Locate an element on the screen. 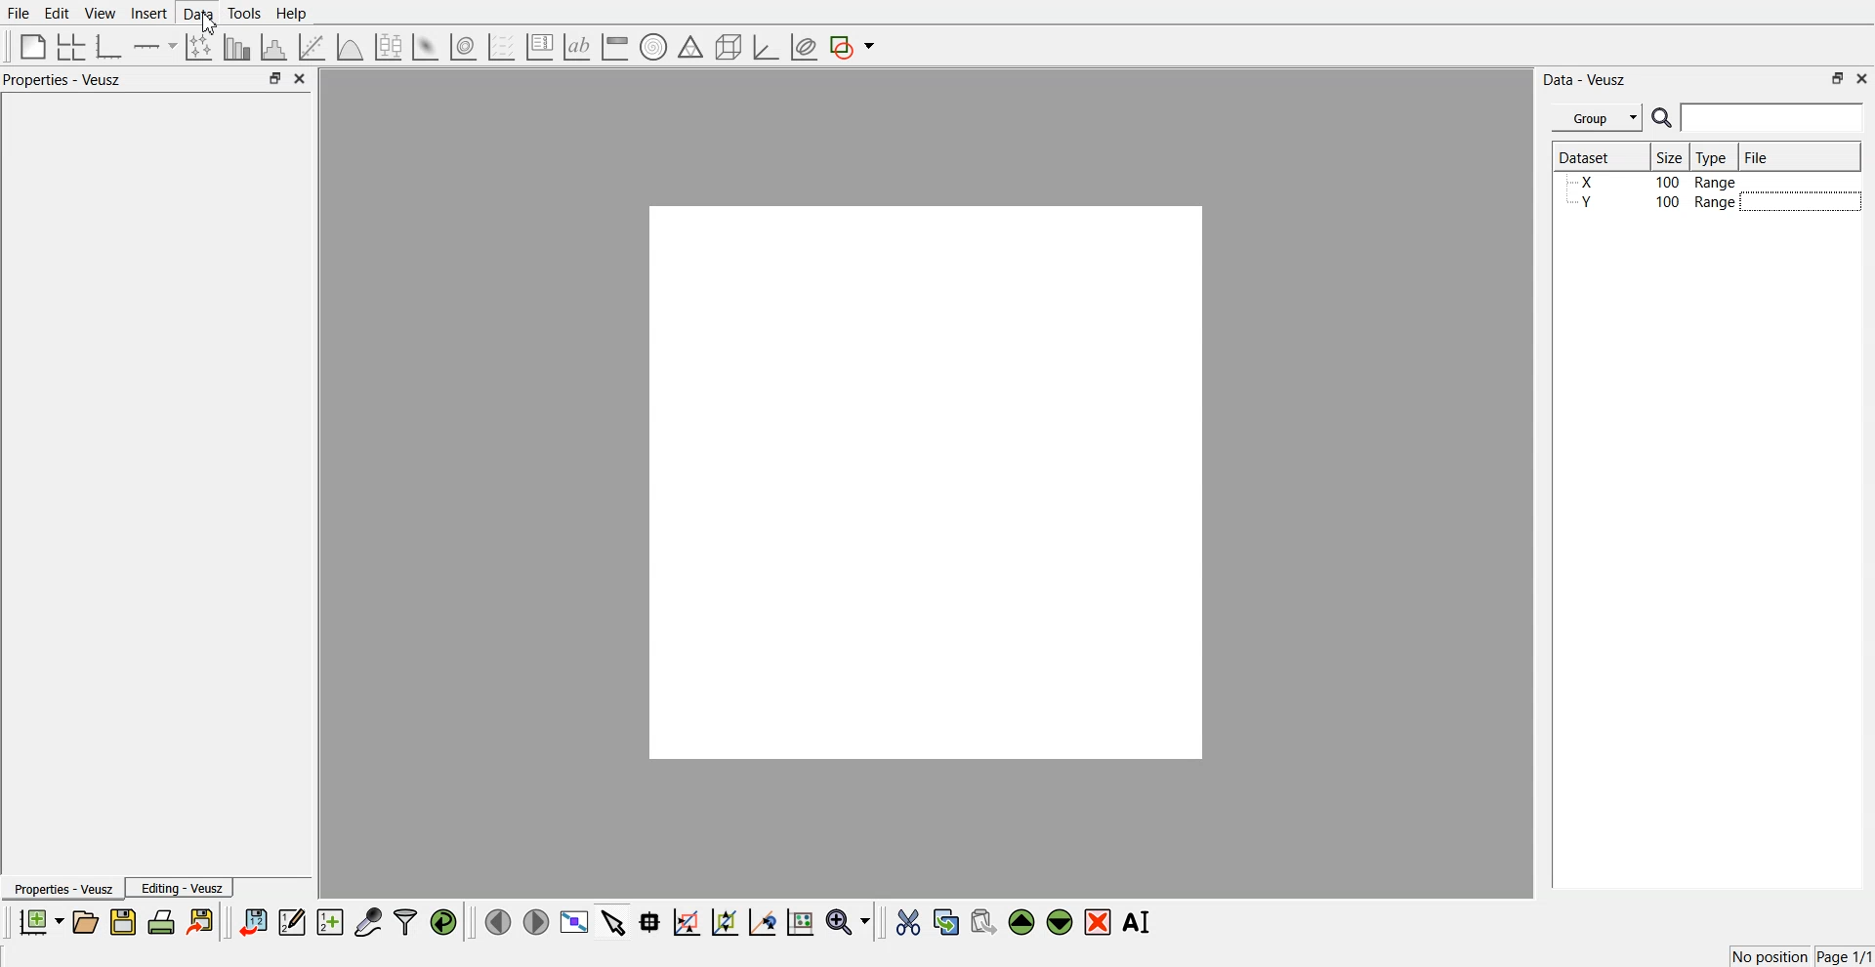  Plot key is located at coordinates (539, 47).